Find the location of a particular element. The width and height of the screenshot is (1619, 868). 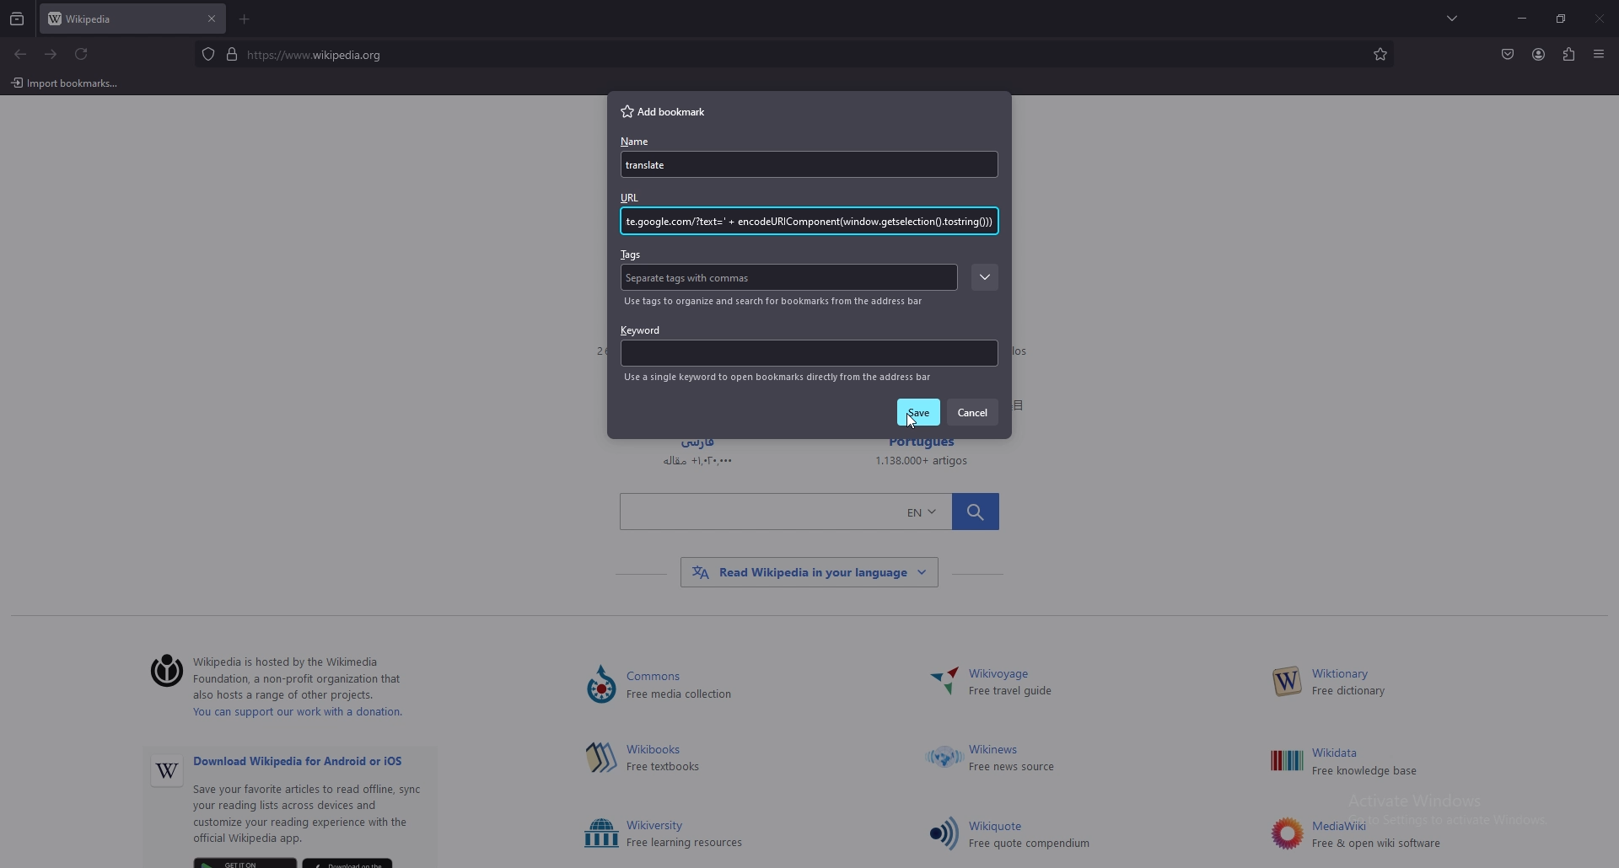

Tag is located at coordinates (697, 279).